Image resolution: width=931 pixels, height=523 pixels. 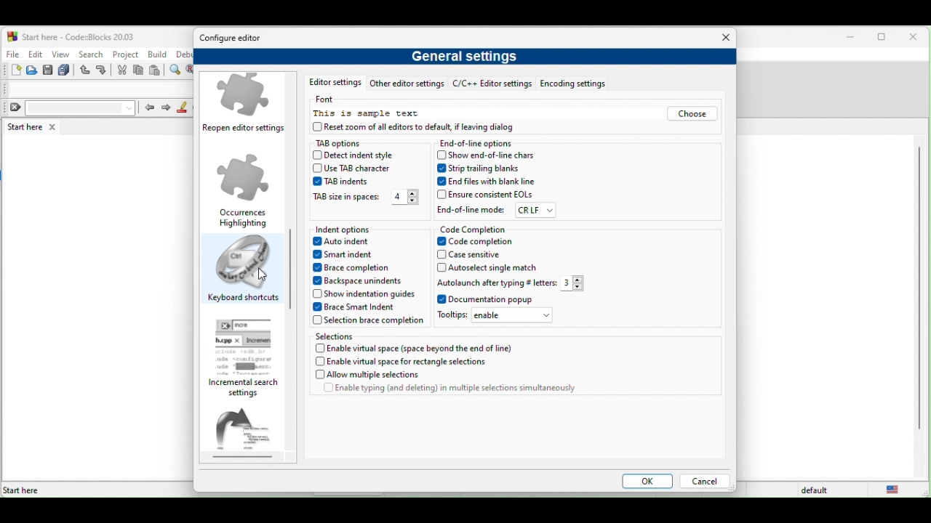 I want to click on cancel, so click(x=704, y=482).